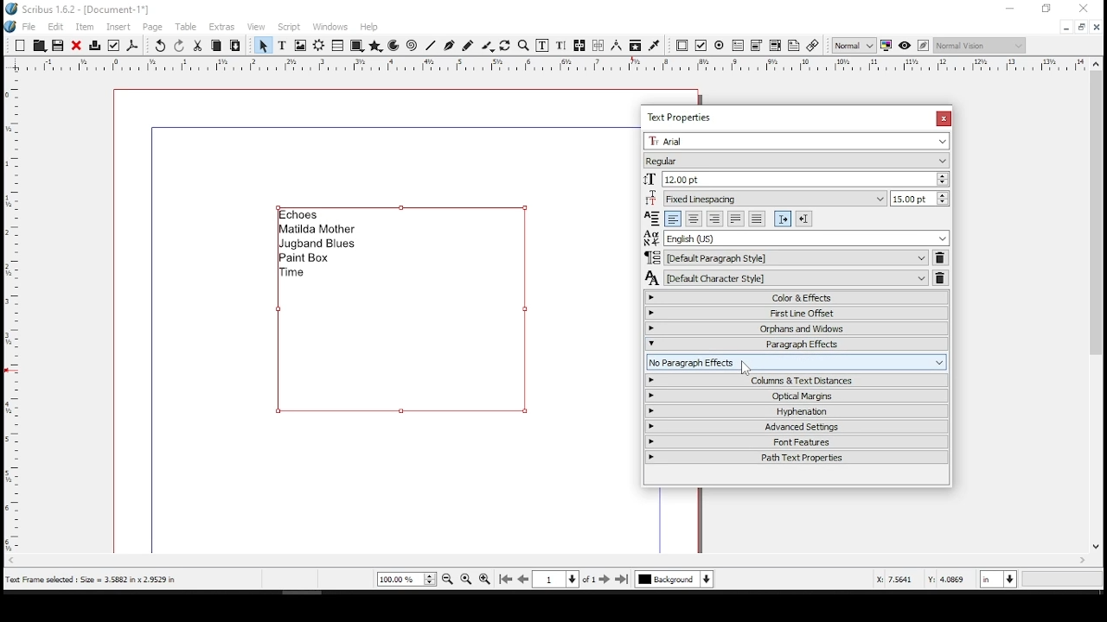  I want to click on pdf combo box, so click(756, 47).